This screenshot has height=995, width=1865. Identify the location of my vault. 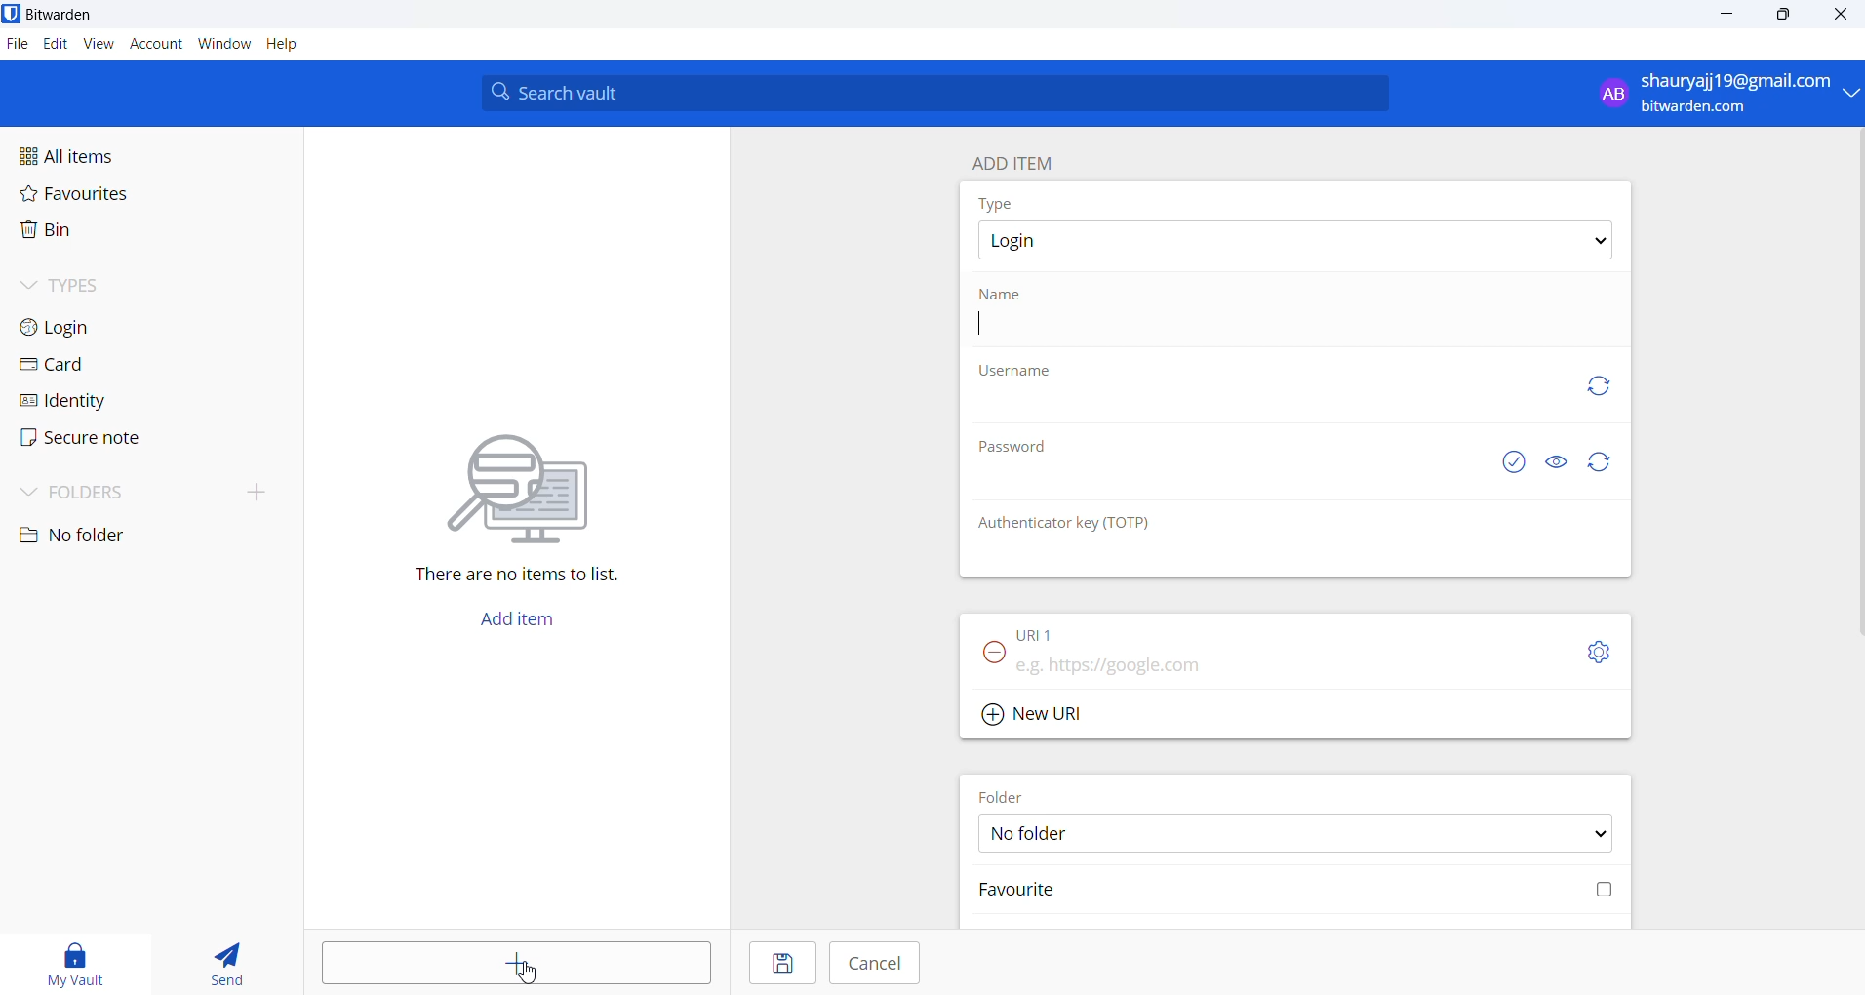
(79, 961).